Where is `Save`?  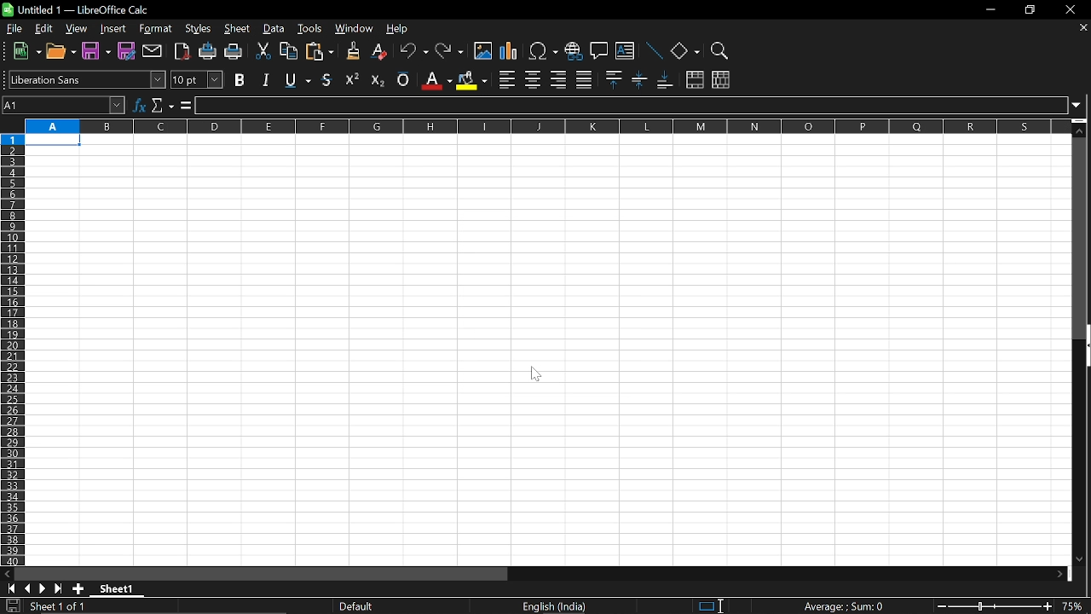
Save is located at coordinates (95, 52).